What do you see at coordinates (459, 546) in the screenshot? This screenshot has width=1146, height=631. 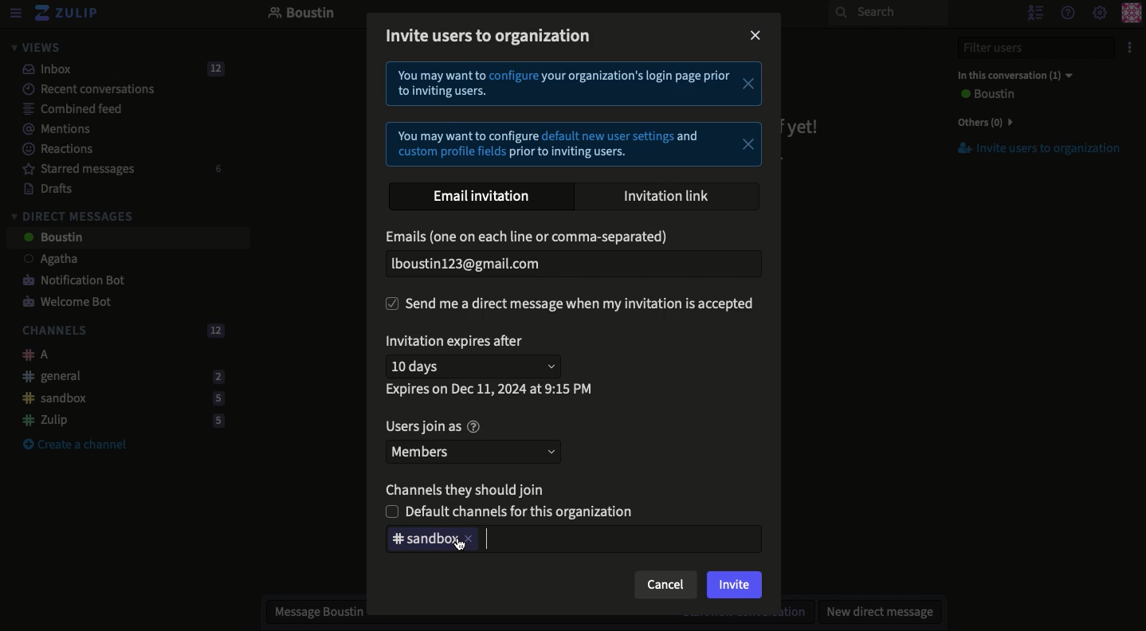 I see `cursor` at bounding box center [459, 546].